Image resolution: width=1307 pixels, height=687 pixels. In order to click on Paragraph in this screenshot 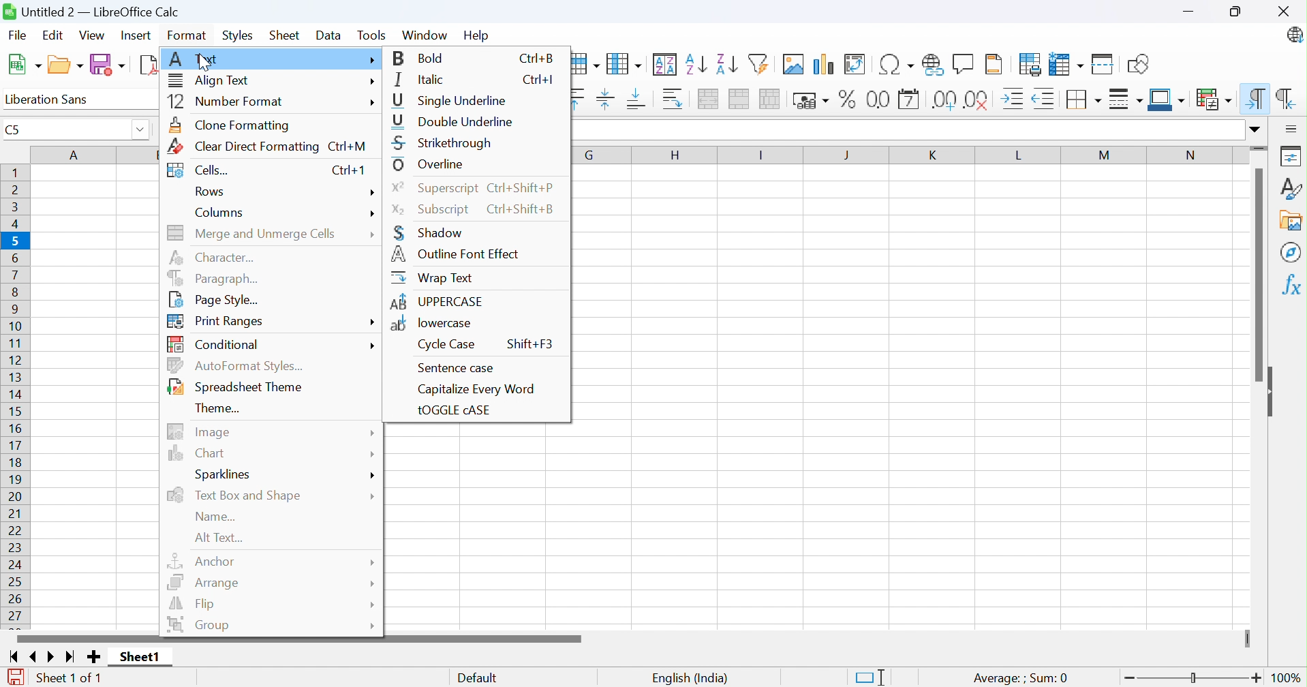, I will do `click(216, 277)`.